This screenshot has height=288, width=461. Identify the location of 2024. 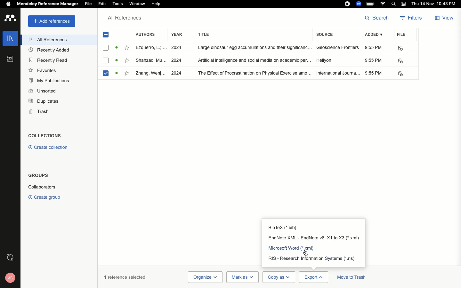
(176, 60).